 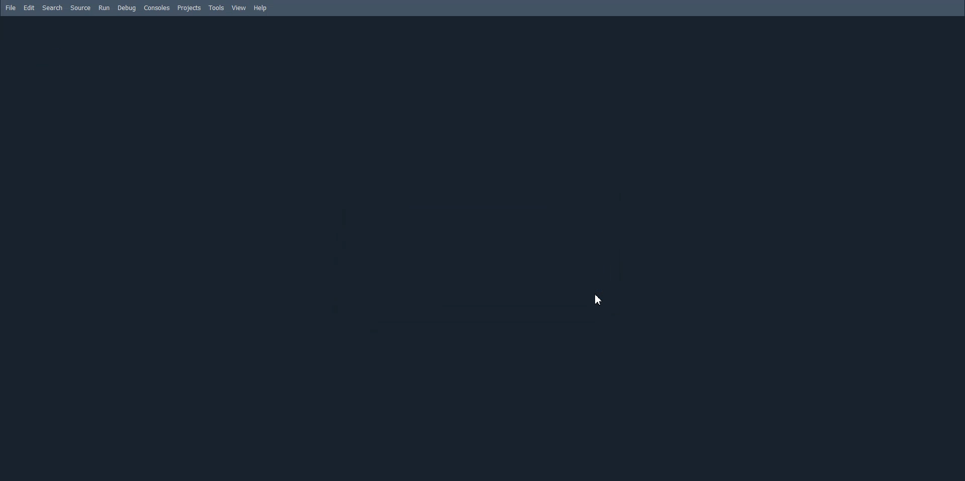 What do you see at coordinates (189, 8) in the screenshot?
I see `Projects` at bounding box center [189, 8].